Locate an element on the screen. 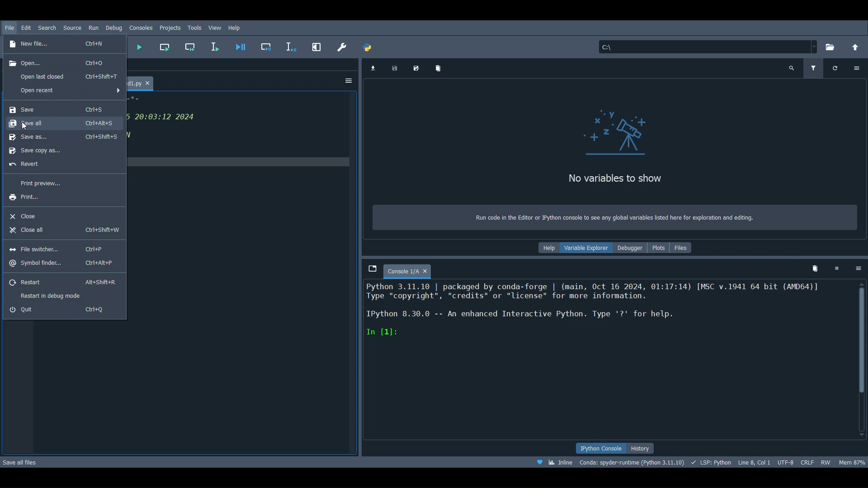  Interrupt kernel is located at coordinates (836, 267).